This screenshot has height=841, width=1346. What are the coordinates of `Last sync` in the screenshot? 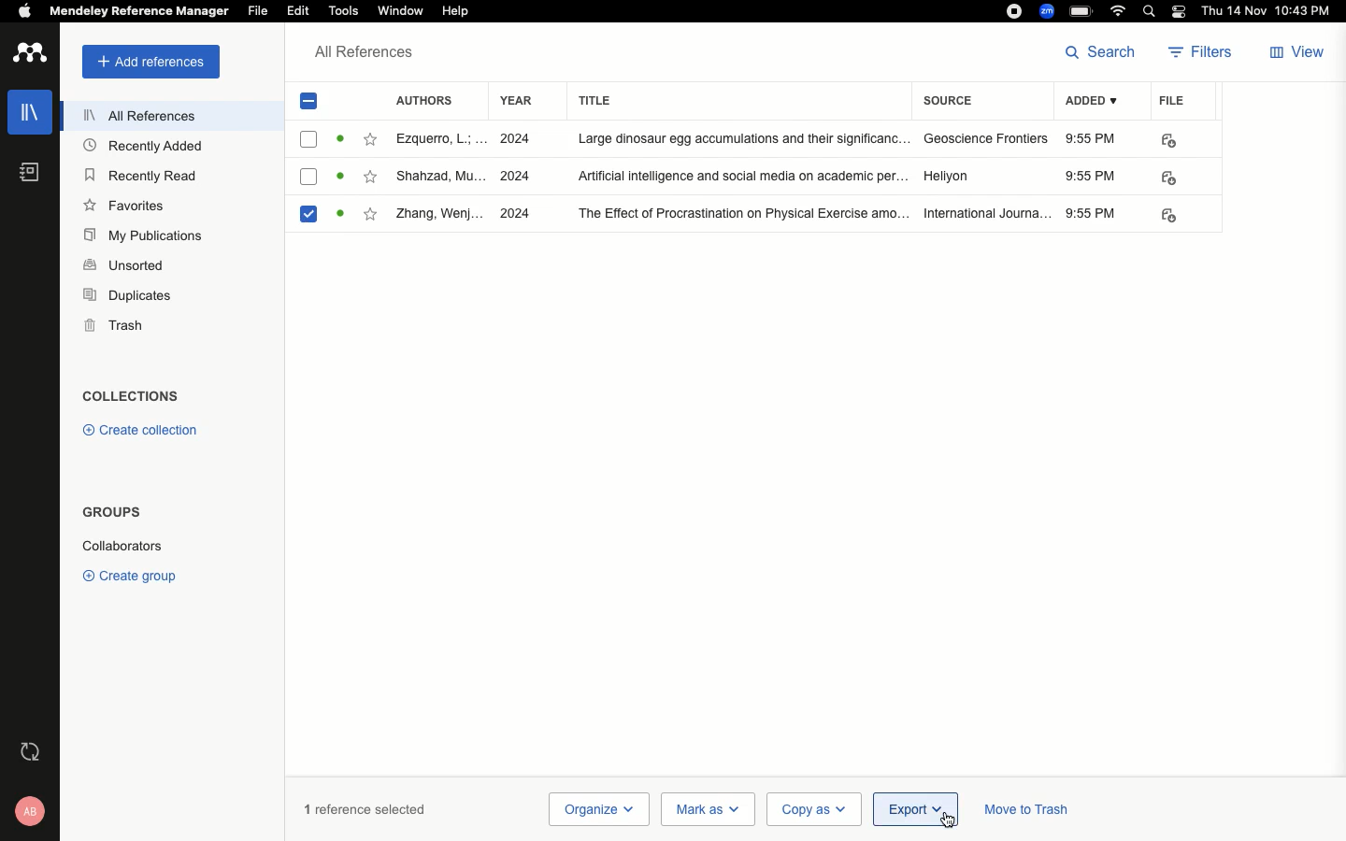 It's located at (33, 751).